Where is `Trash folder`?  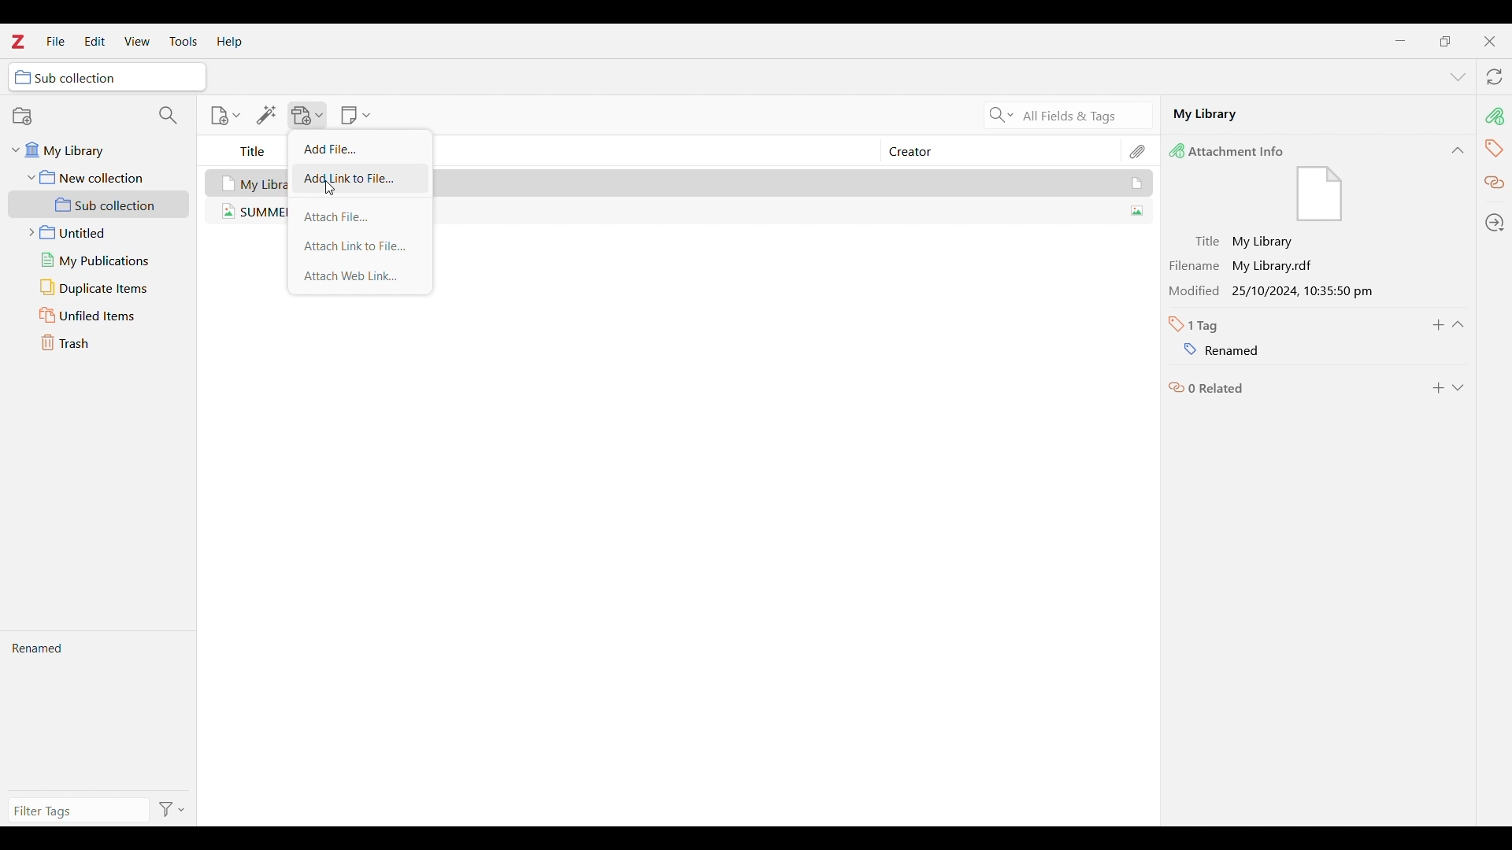 Trash folder is located at coordinates (102, 342).